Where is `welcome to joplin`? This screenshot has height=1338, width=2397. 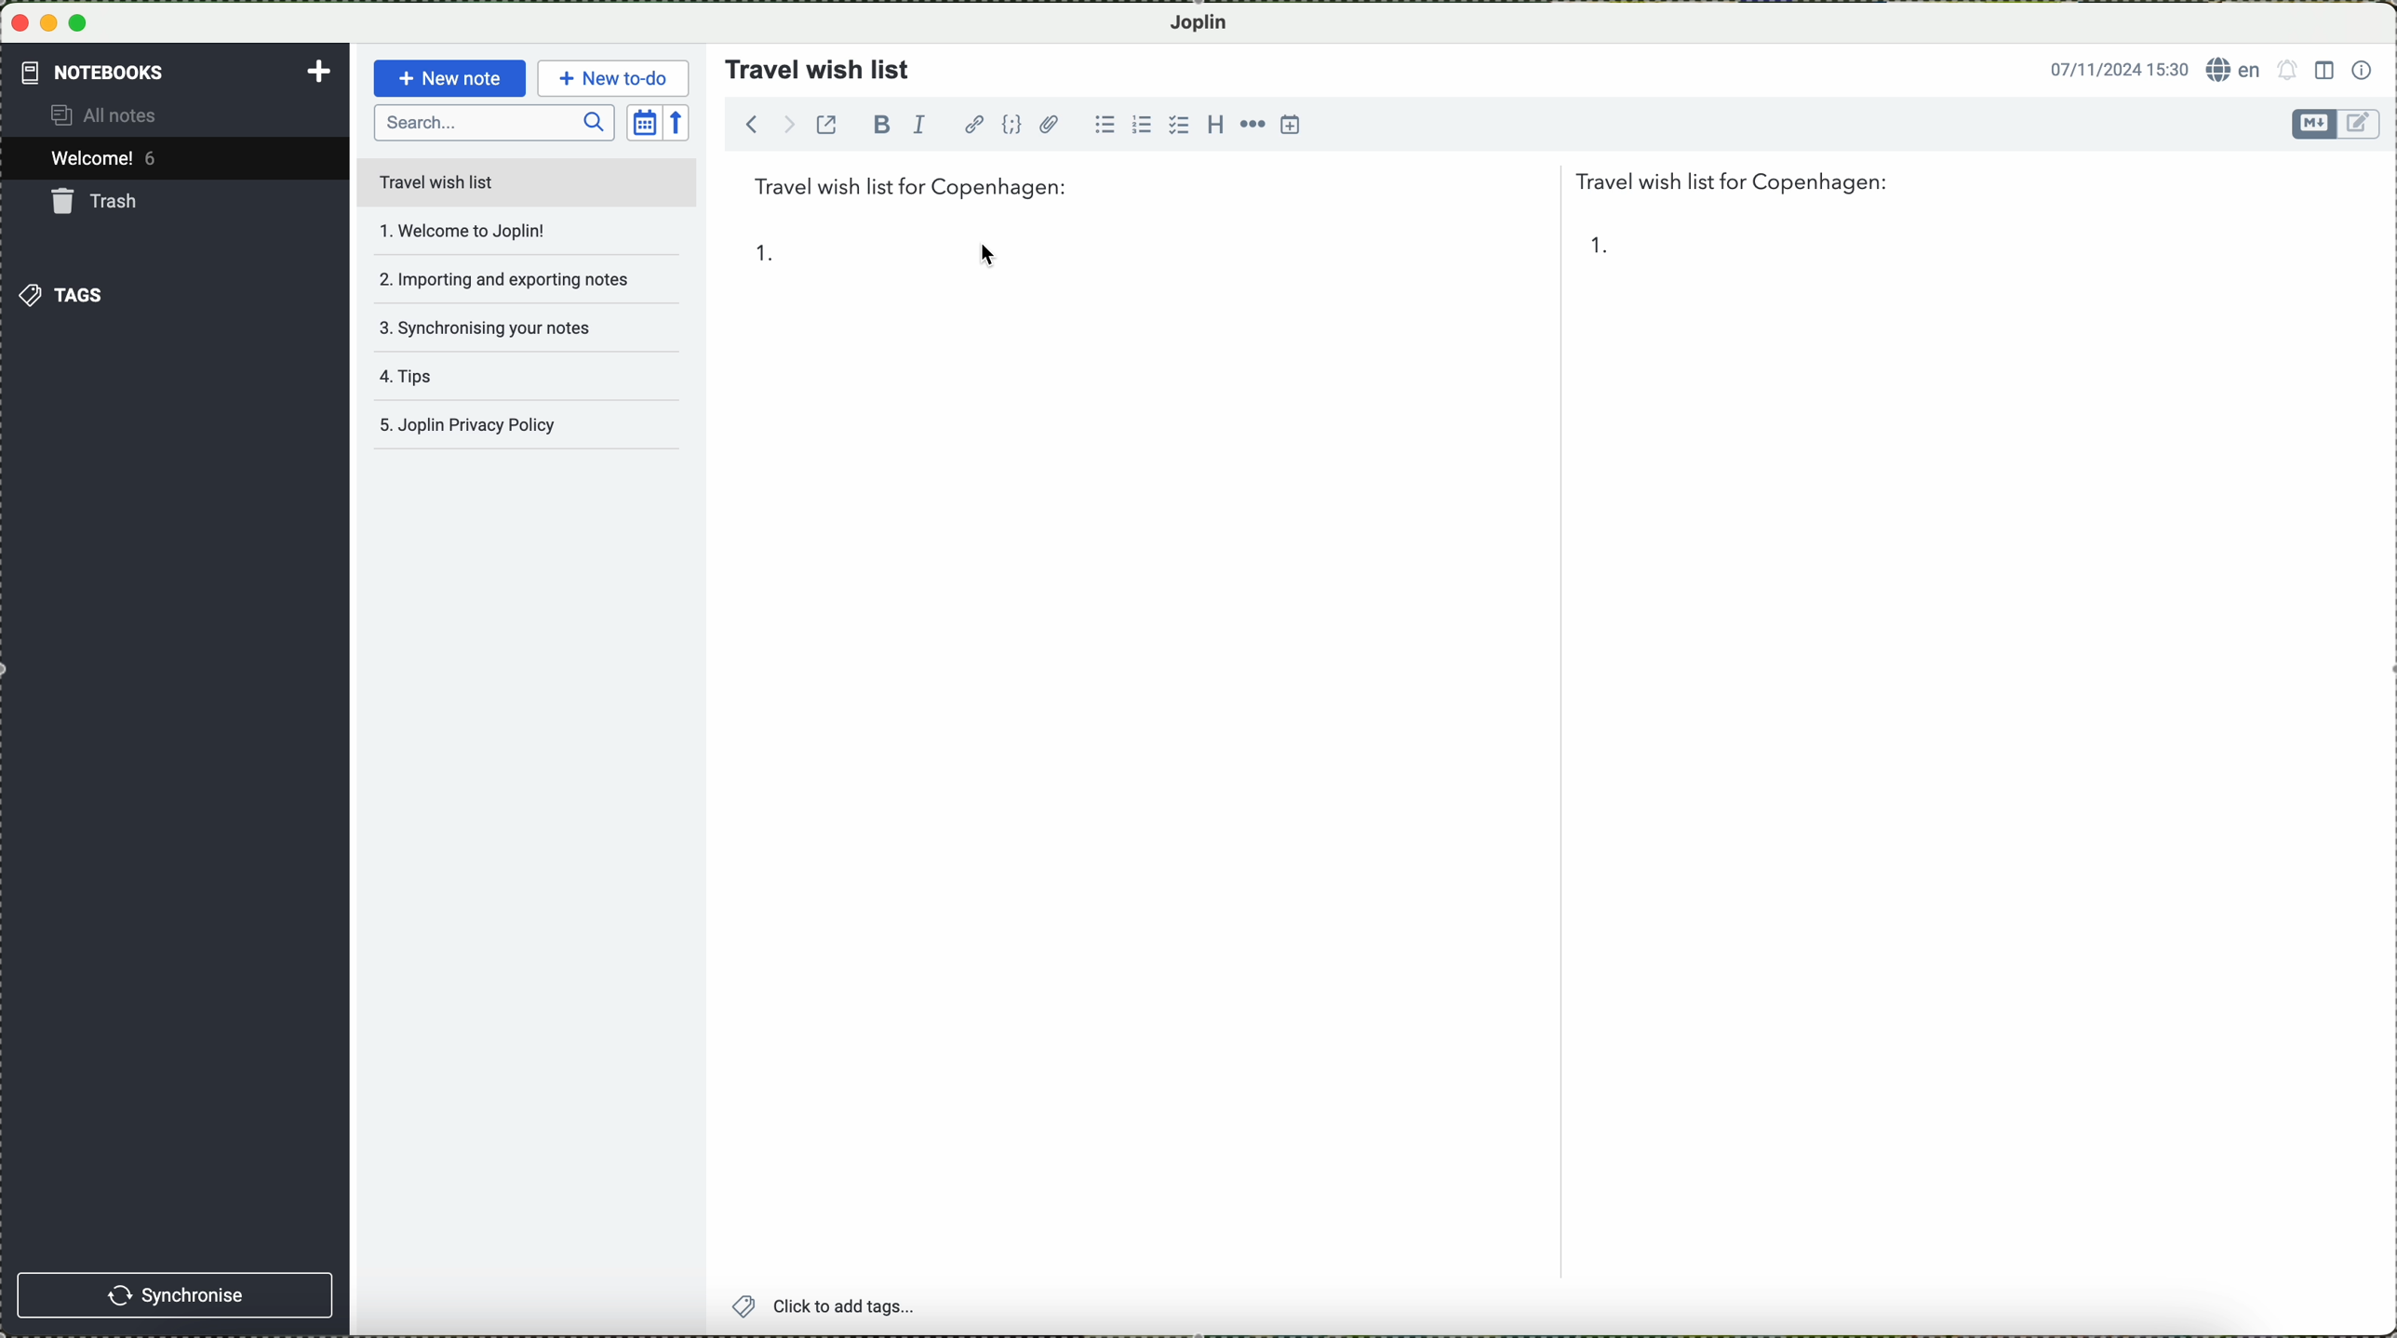 welcome to joplin is located at coordinates (497, 232).